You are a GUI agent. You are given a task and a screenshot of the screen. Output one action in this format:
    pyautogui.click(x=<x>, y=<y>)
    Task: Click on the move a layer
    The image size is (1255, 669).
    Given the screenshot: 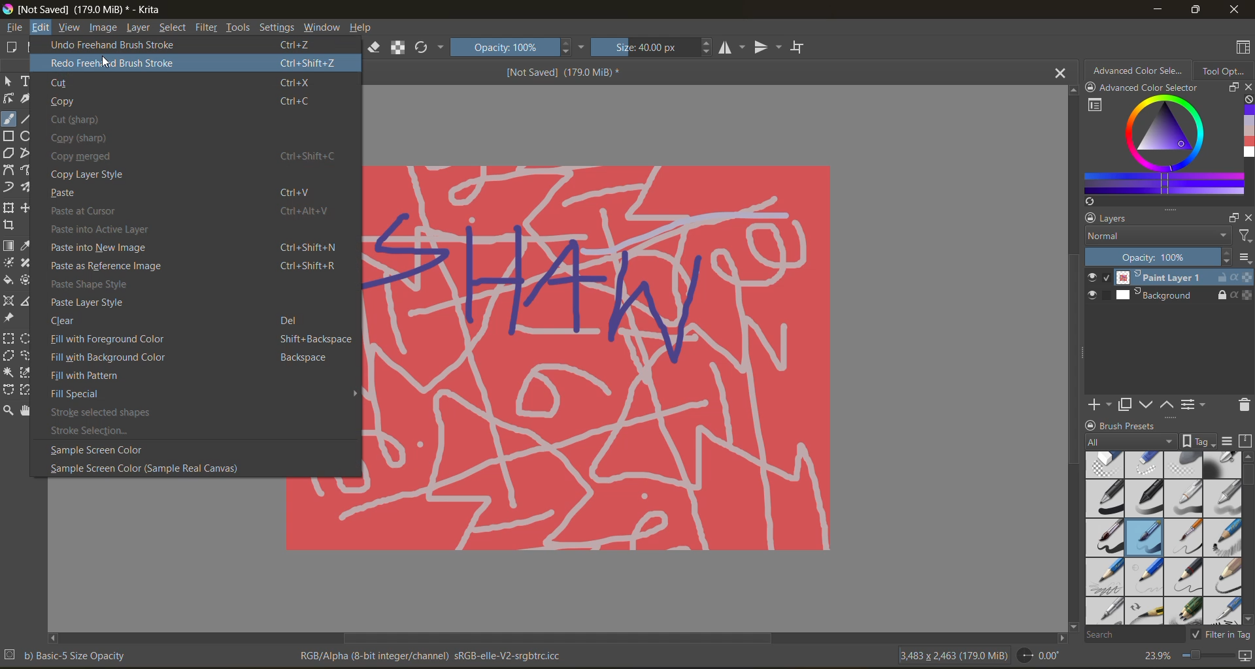 What is the action you would take?
    pyautogui.click(x=29, y=208)
    